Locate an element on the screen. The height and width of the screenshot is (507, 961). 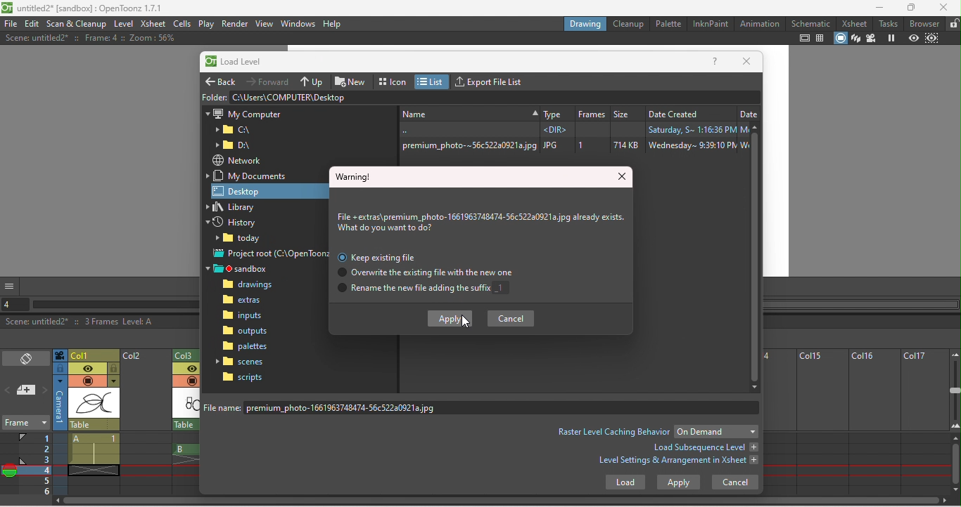
column 17 is located at coordinates (924, 422).